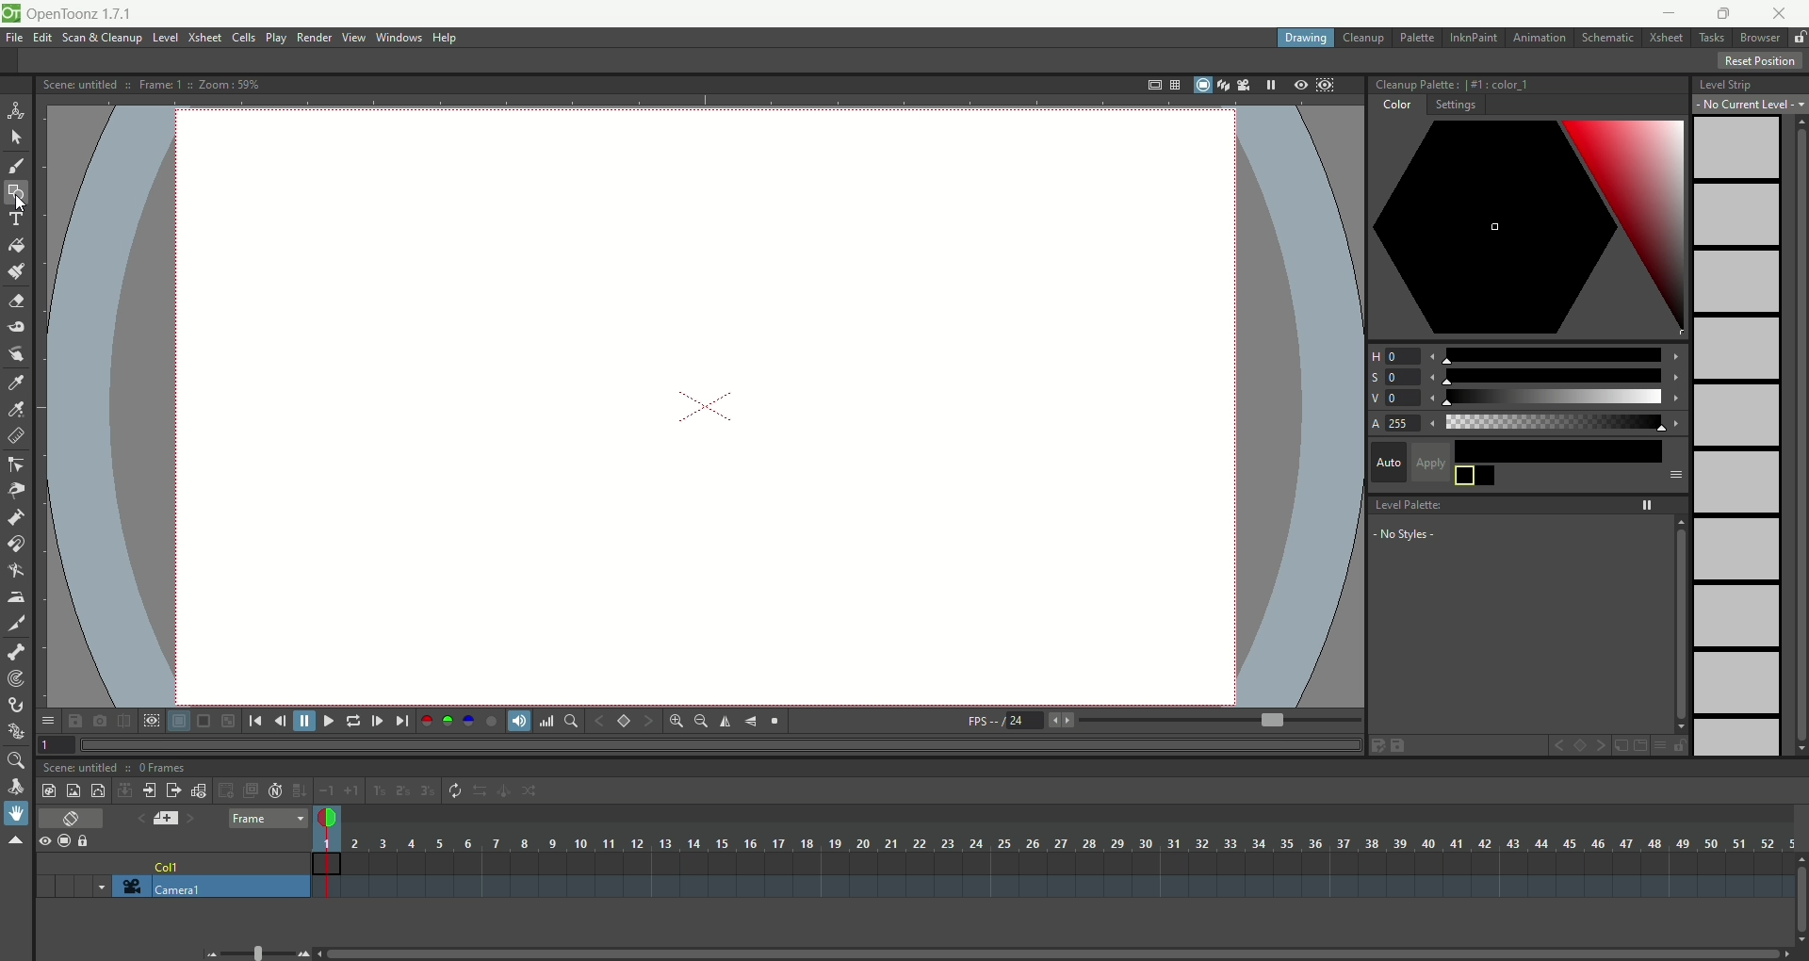  I want to click on cursor, so click(23, 204).